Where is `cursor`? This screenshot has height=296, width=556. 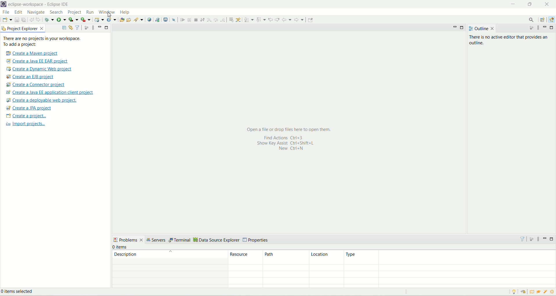
cursor is located at coordinates (110, 15).